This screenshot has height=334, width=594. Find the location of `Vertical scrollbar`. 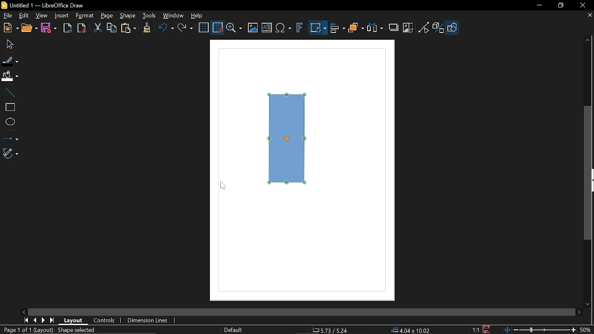

Vertical scrollbar is located at coordinates (588, 173).